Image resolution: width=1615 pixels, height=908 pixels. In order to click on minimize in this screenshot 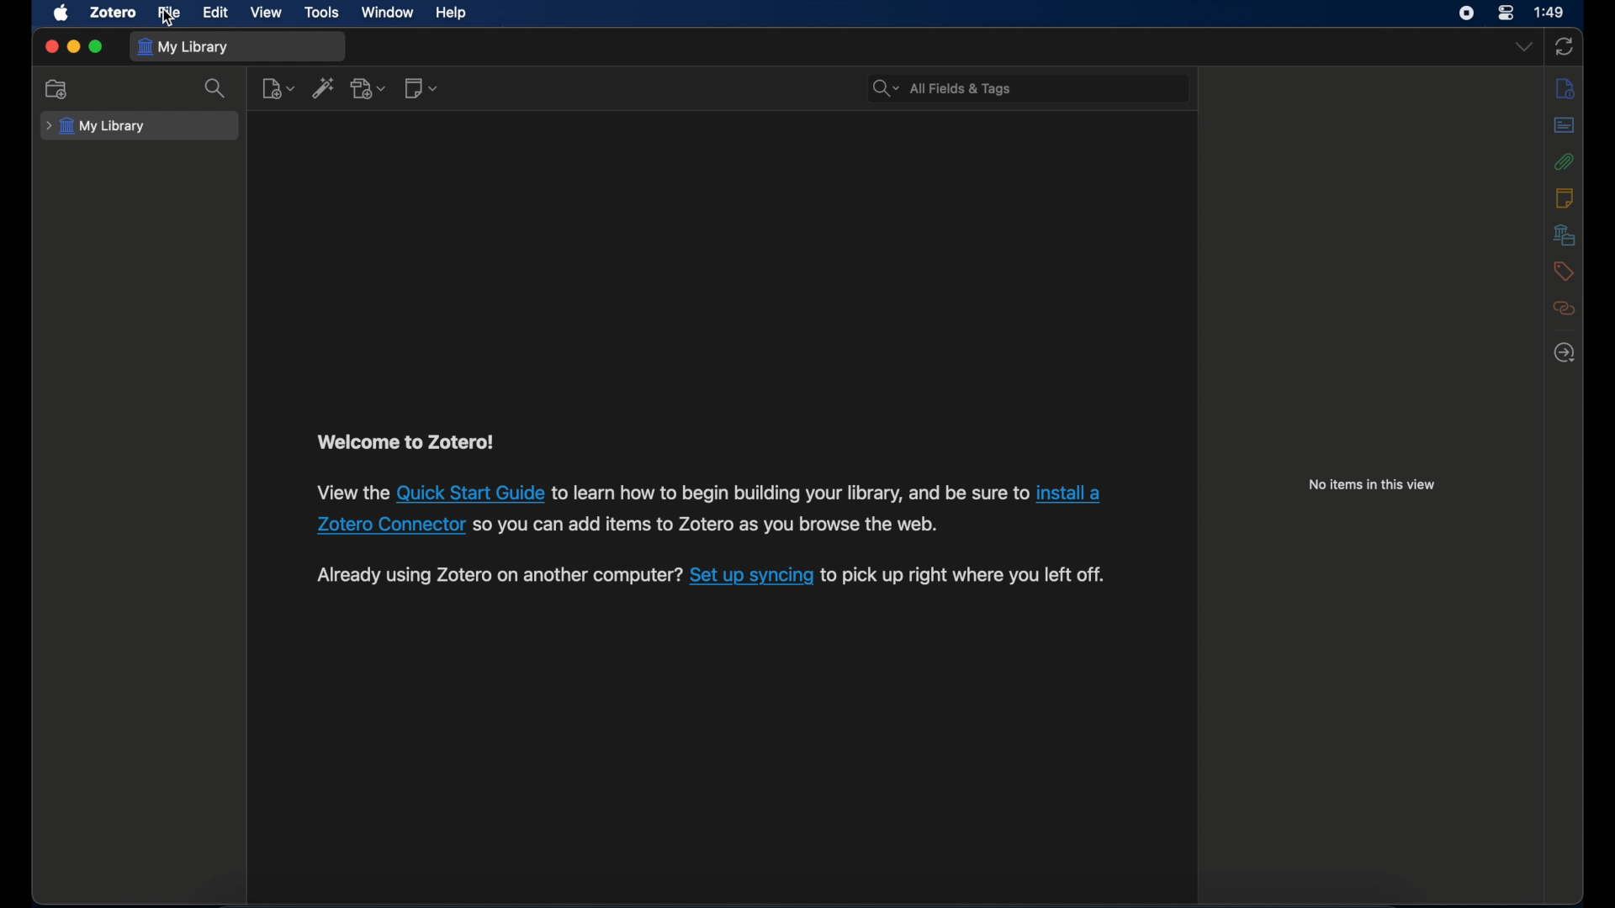, I will do `click(72, 48)`.